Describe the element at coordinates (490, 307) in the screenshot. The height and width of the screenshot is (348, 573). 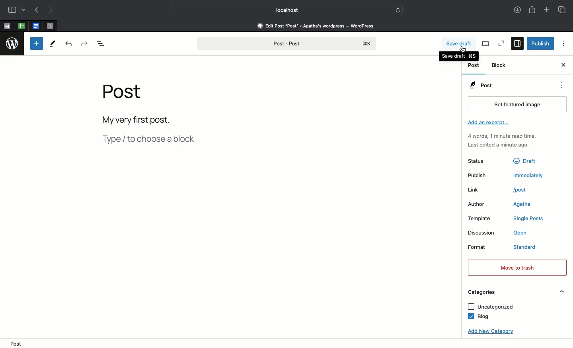
I see `Uncategorized` at that location.